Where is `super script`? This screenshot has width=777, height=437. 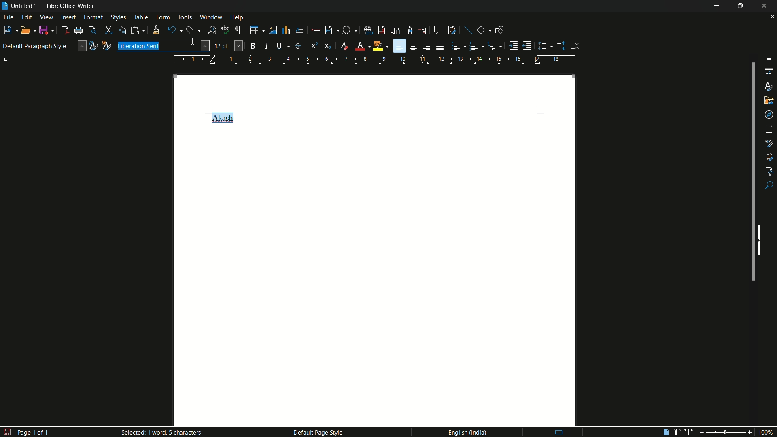
super script is located at coordinates (314, 45).